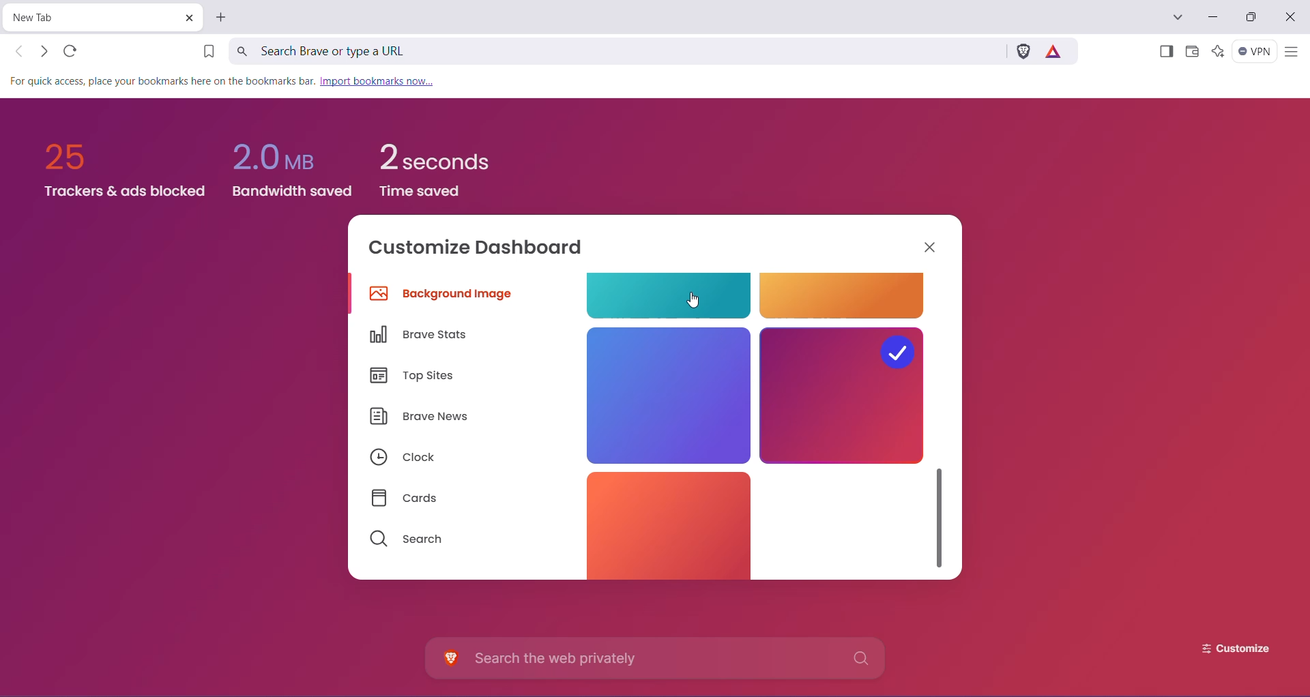  I want to click on Minimize, so click(1212, 17).